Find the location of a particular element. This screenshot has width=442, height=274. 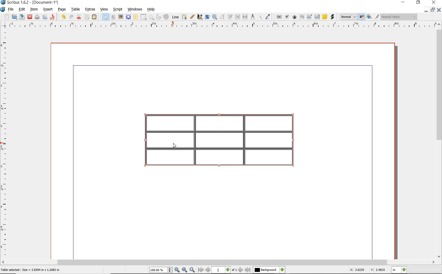

pdf list box is located at coordinates (317, 17).